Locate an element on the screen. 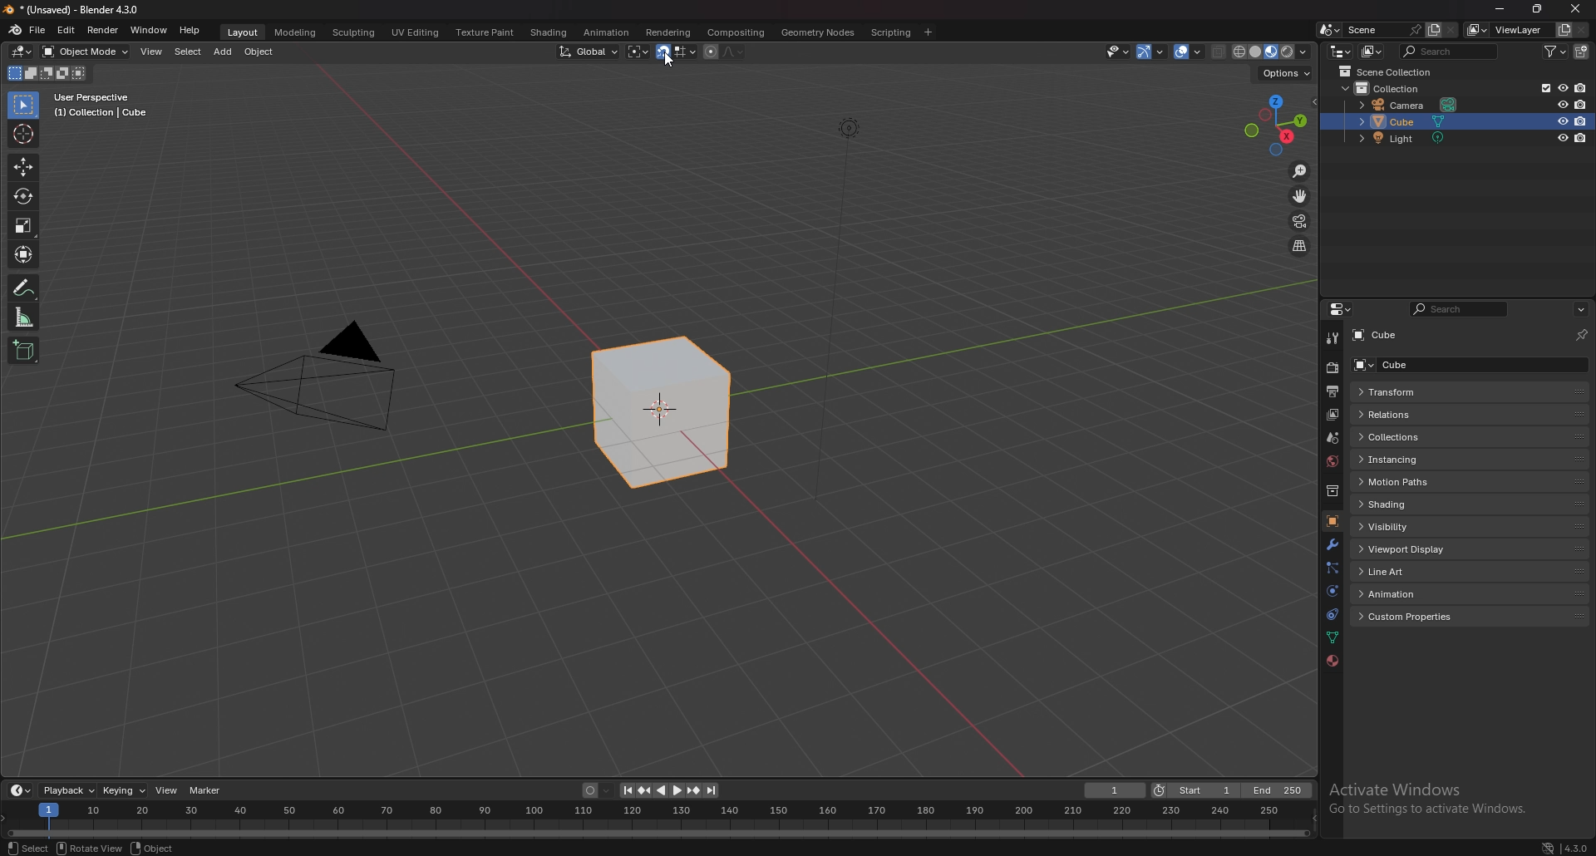 Image resolution: width=1596 pixels, height=856 pixels. view is located at coordinates (151, 53).